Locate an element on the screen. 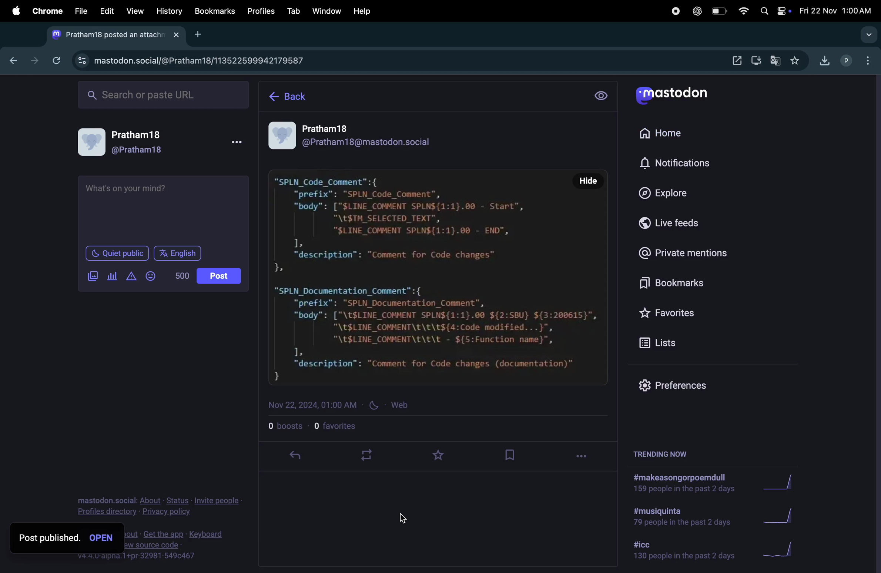 The width and height of the screenshot is (881, 573). @pratham18 is located at coordinates (139, 153).